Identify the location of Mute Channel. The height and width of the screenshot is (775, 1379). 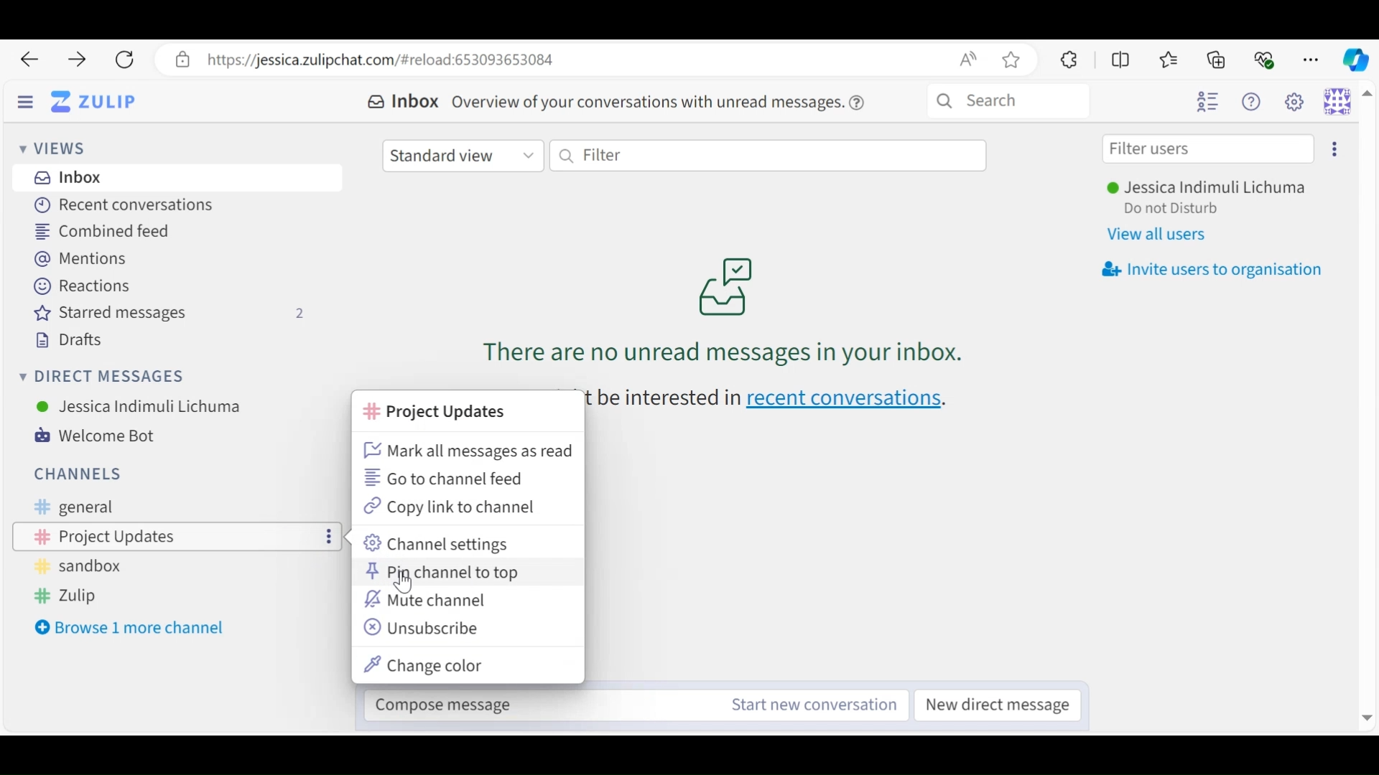
(427, 598).